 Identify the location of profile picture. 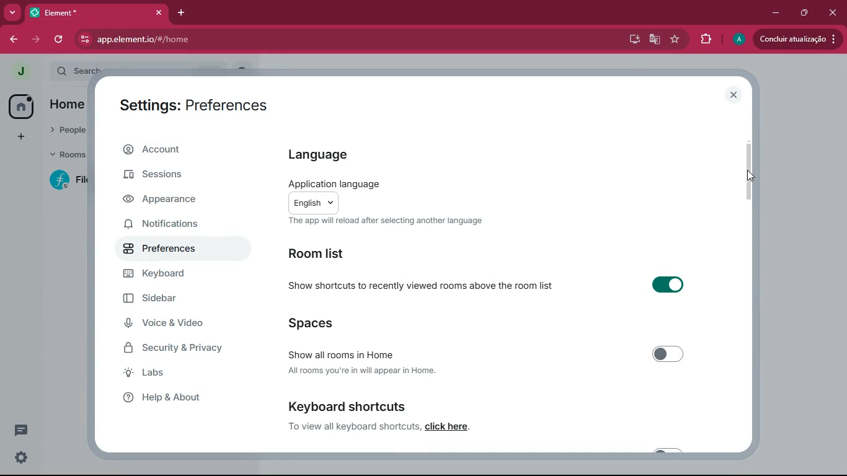
(20, 71).